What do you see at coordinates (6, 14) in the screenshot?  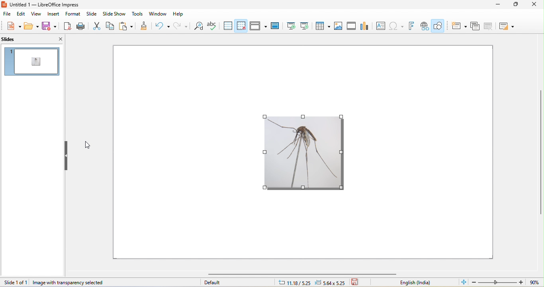 I see `file` at bounding box center [6, 14].